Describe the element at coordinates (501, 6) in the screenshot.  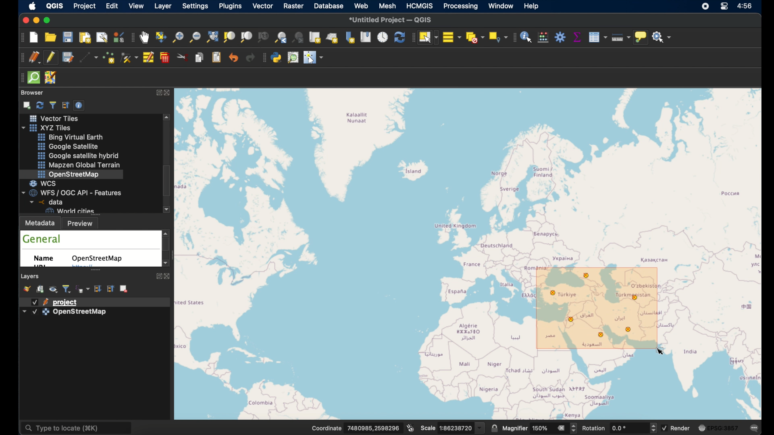
I see `window` at that location.